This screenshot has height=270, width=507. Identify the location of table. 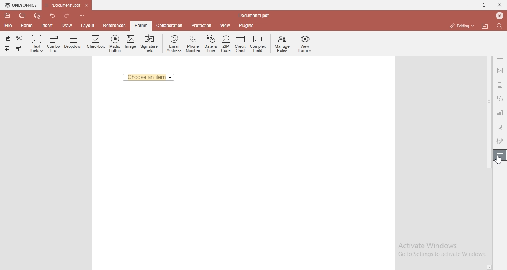
(500, 58).